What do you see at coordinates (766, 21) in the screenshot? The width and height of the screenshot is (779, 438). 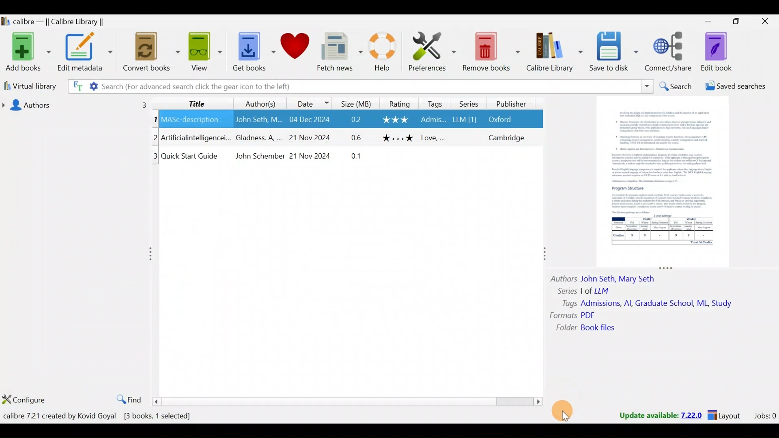 I see `Close` at bounding box center [766, 21].